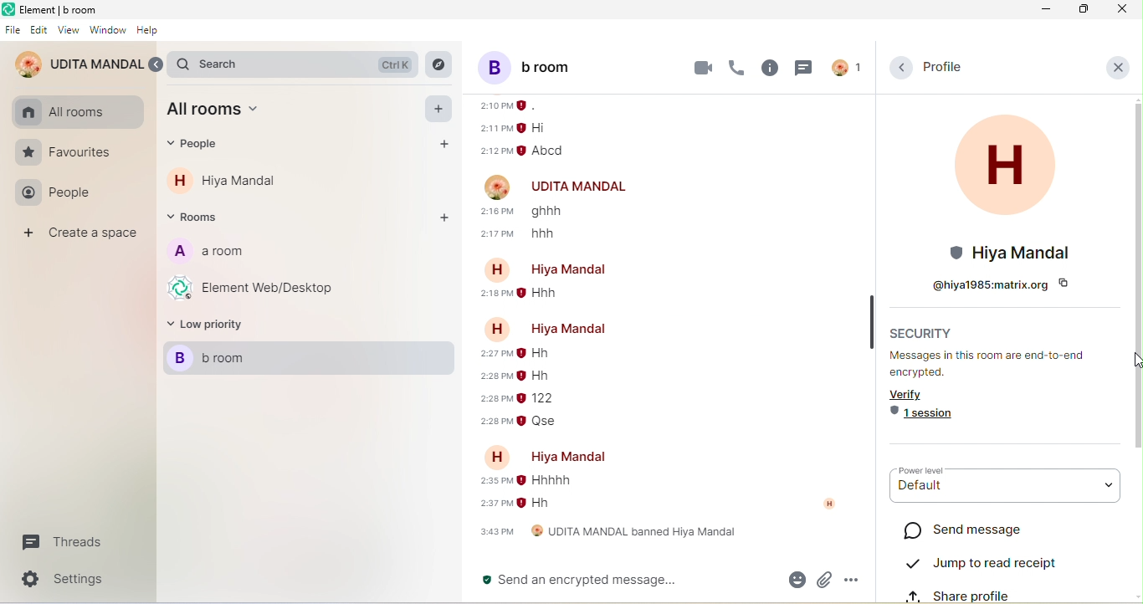  I want to click on @hiya1985:matrix.org, so click(996, 283).